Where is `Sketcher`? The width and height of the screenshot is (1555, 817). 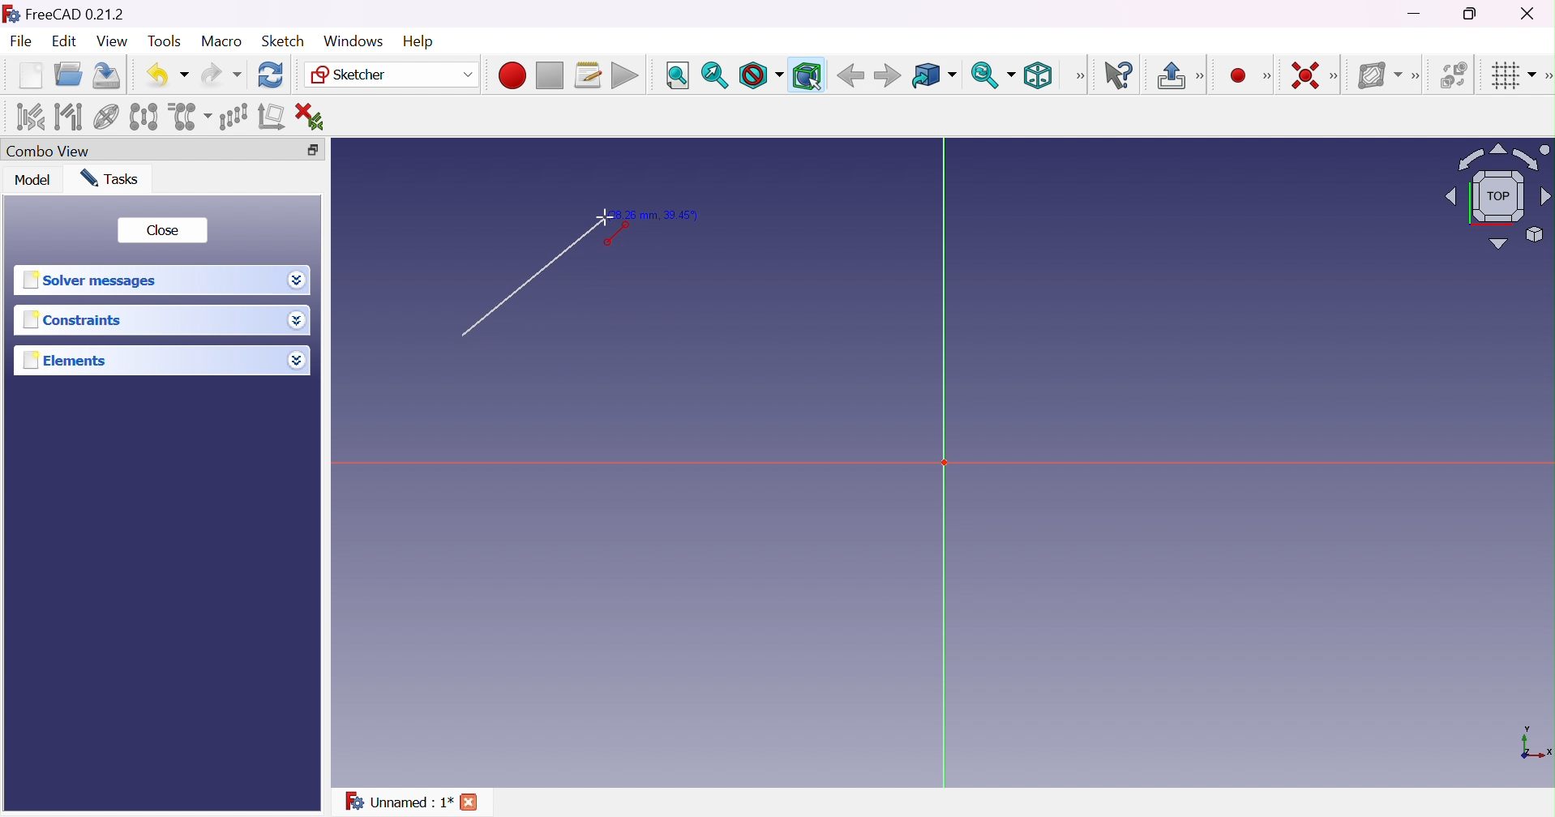
Sketcher is located at coordinates (393, 76).